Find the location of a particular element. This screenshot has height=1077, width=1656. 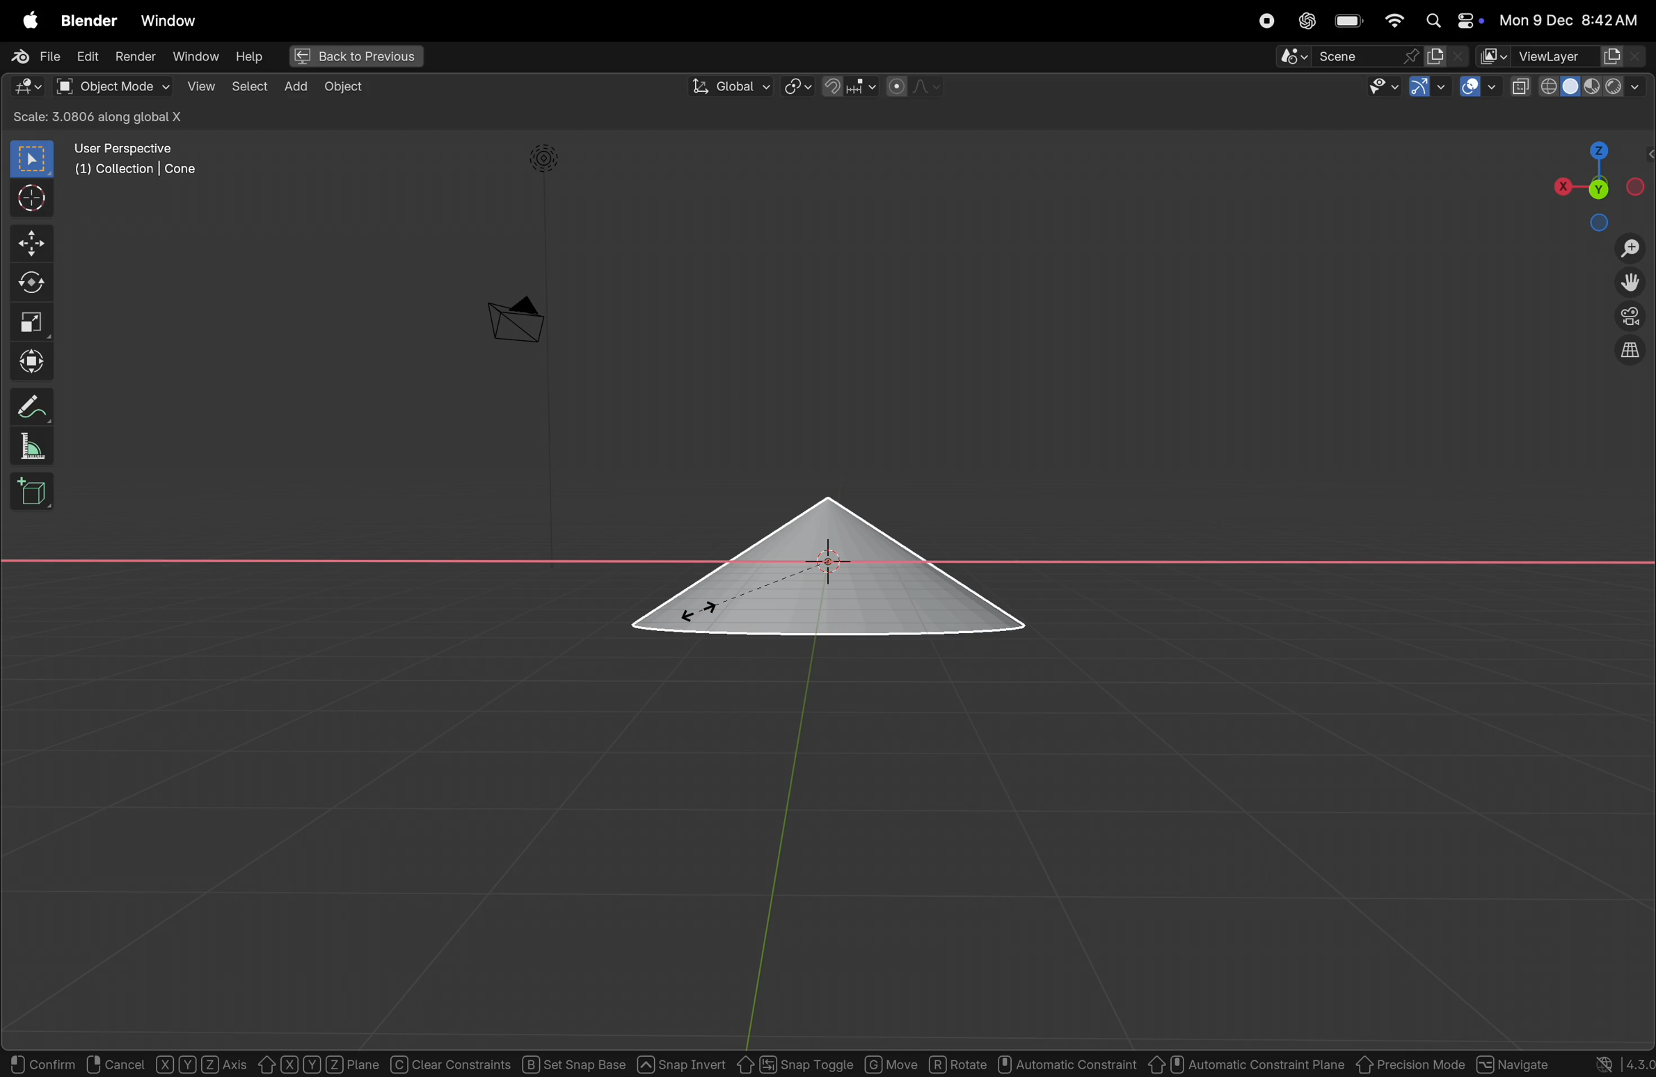

sec snap base is located at coordinates (571, 1063).